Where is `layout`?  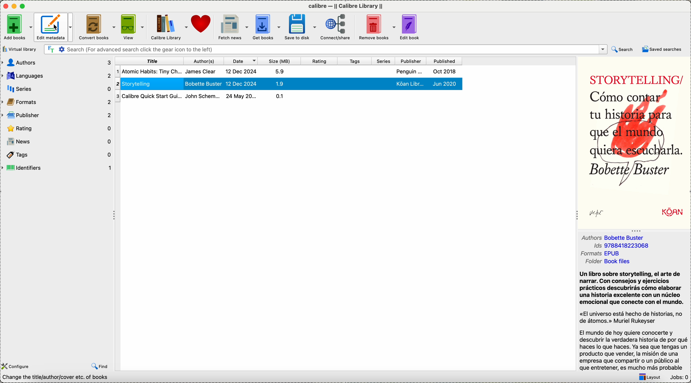 layout is located at coordinates (648, 377).